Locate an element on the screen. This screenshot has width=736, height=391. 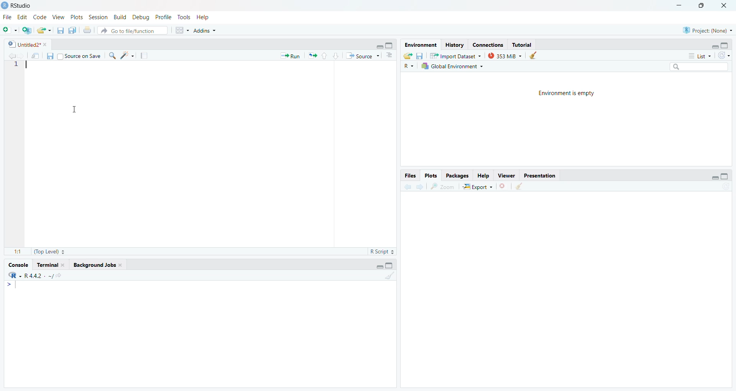
hide console is located at coordinates (725, 176).